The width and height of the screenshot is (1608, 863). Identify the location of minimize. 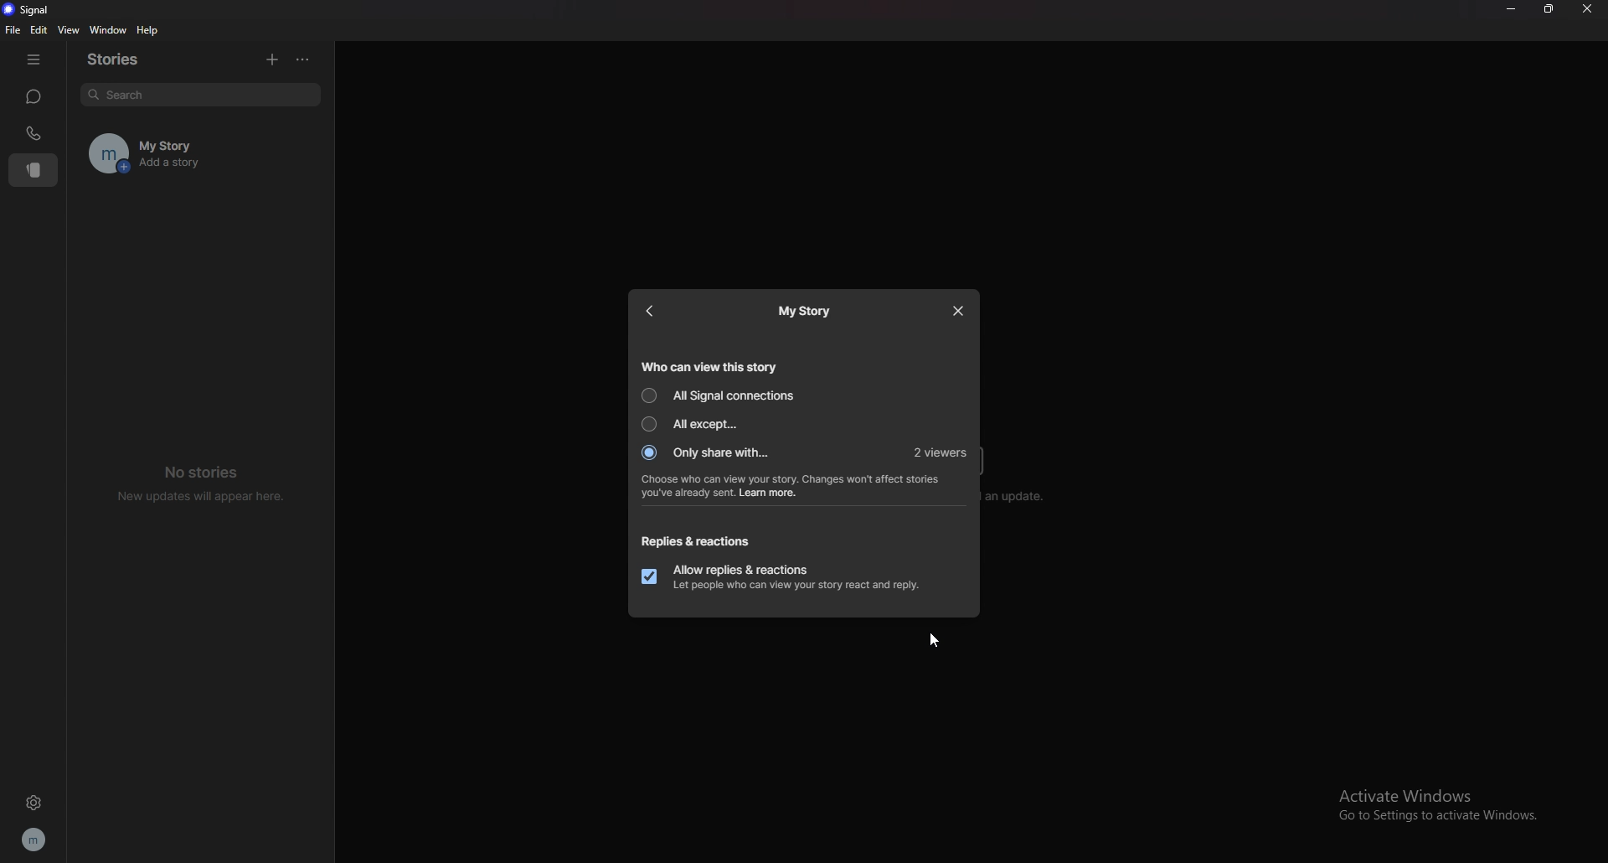
(1511, 9).